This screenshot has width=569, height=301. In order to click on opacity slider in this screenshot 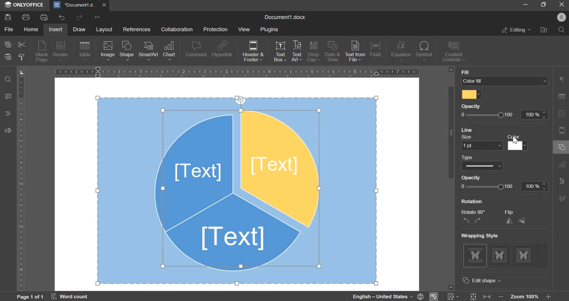, I will do `click(505, 115)`.